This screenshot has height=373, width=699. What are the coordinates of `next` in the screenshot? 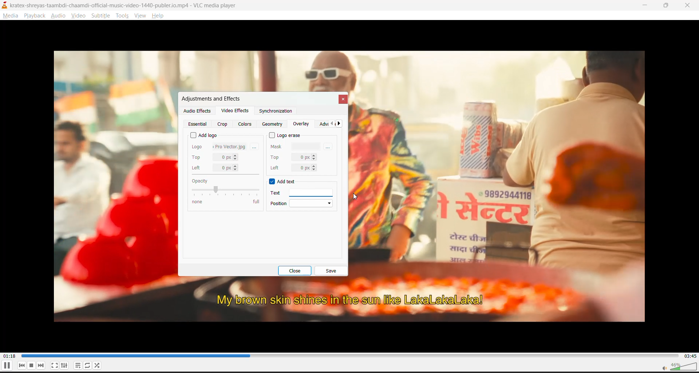 It's located at (43, 365).